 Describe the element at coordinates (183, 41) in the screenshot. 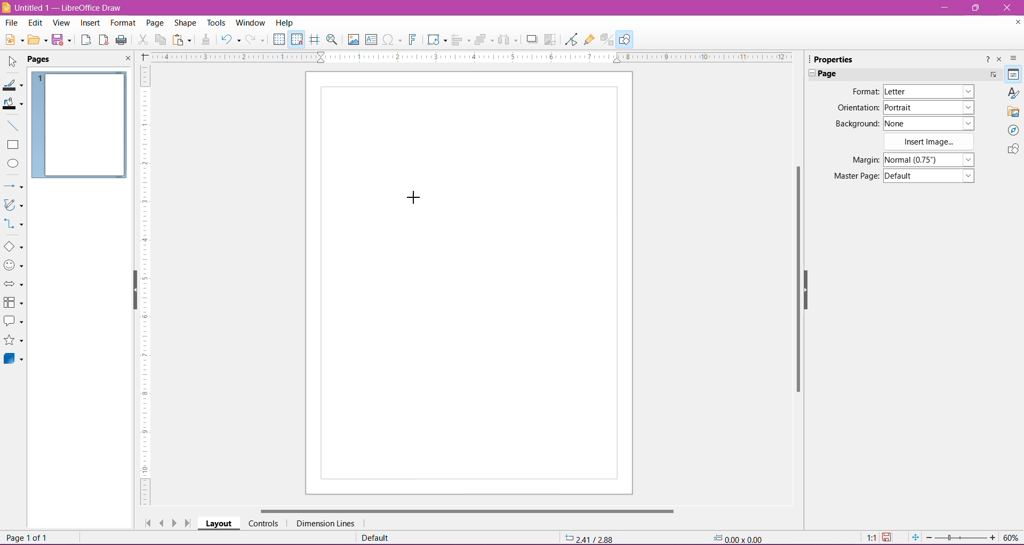

I see `Paste` at that location.